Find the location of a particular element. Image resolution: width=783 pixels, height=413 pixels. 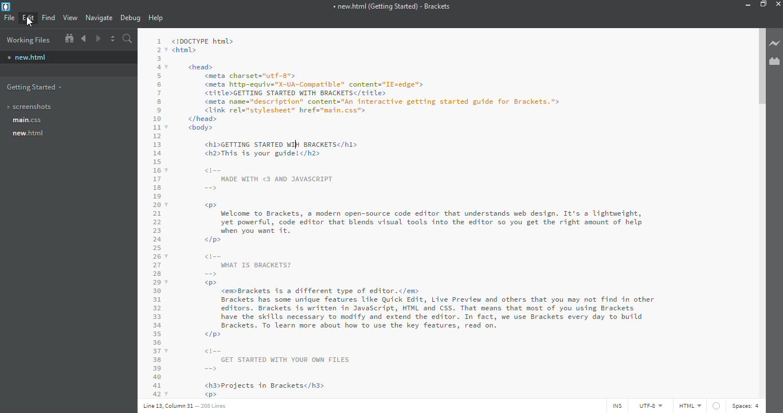

« new.htm!l (Getting Started) - Brackets is located at coordinates (391, 6).